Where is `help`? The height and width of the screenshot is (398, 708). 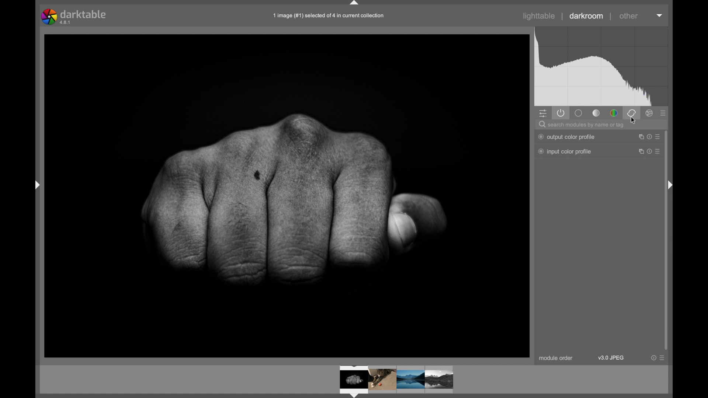 help is located at coordinates (649, 137).